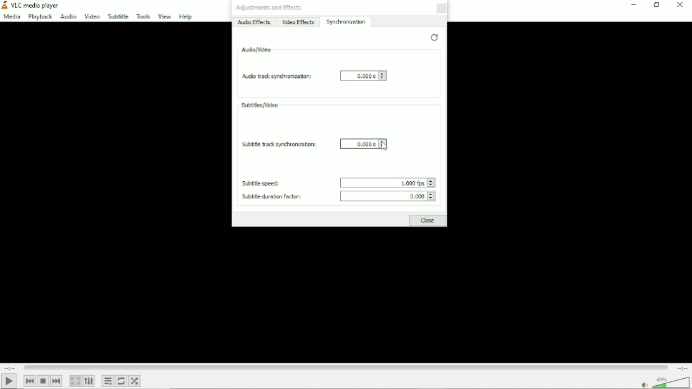 This screenshot has width=692, height=389. I want to click on Close, so click(681, 5).